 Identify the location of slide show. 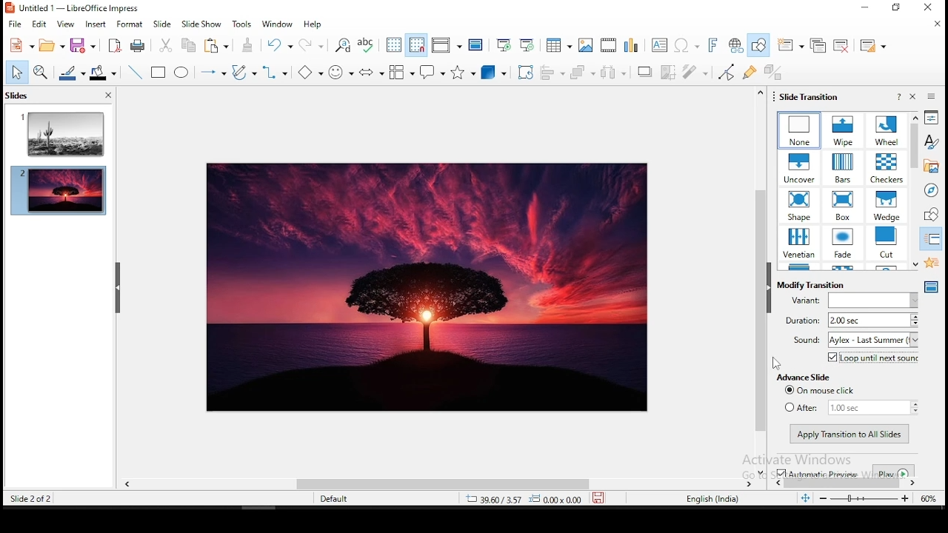
(204, 24).